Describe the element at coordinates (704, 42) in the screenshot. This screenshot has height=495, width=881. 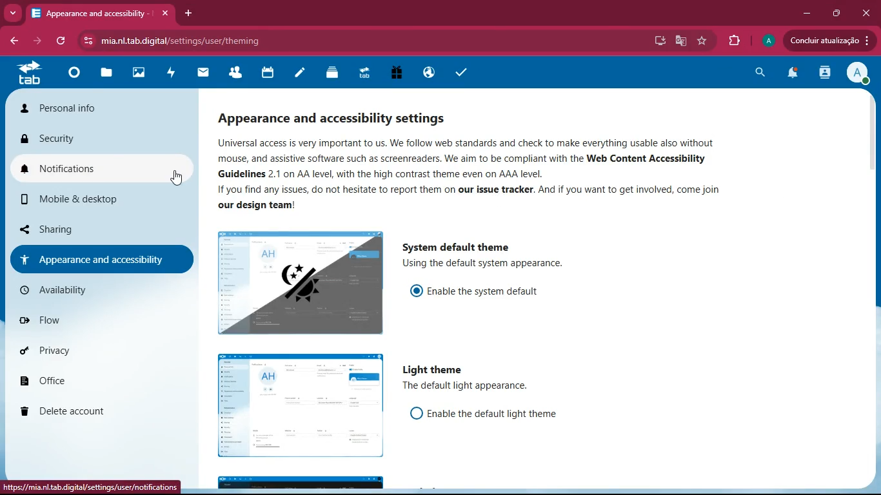
I see `favourite` at that location.